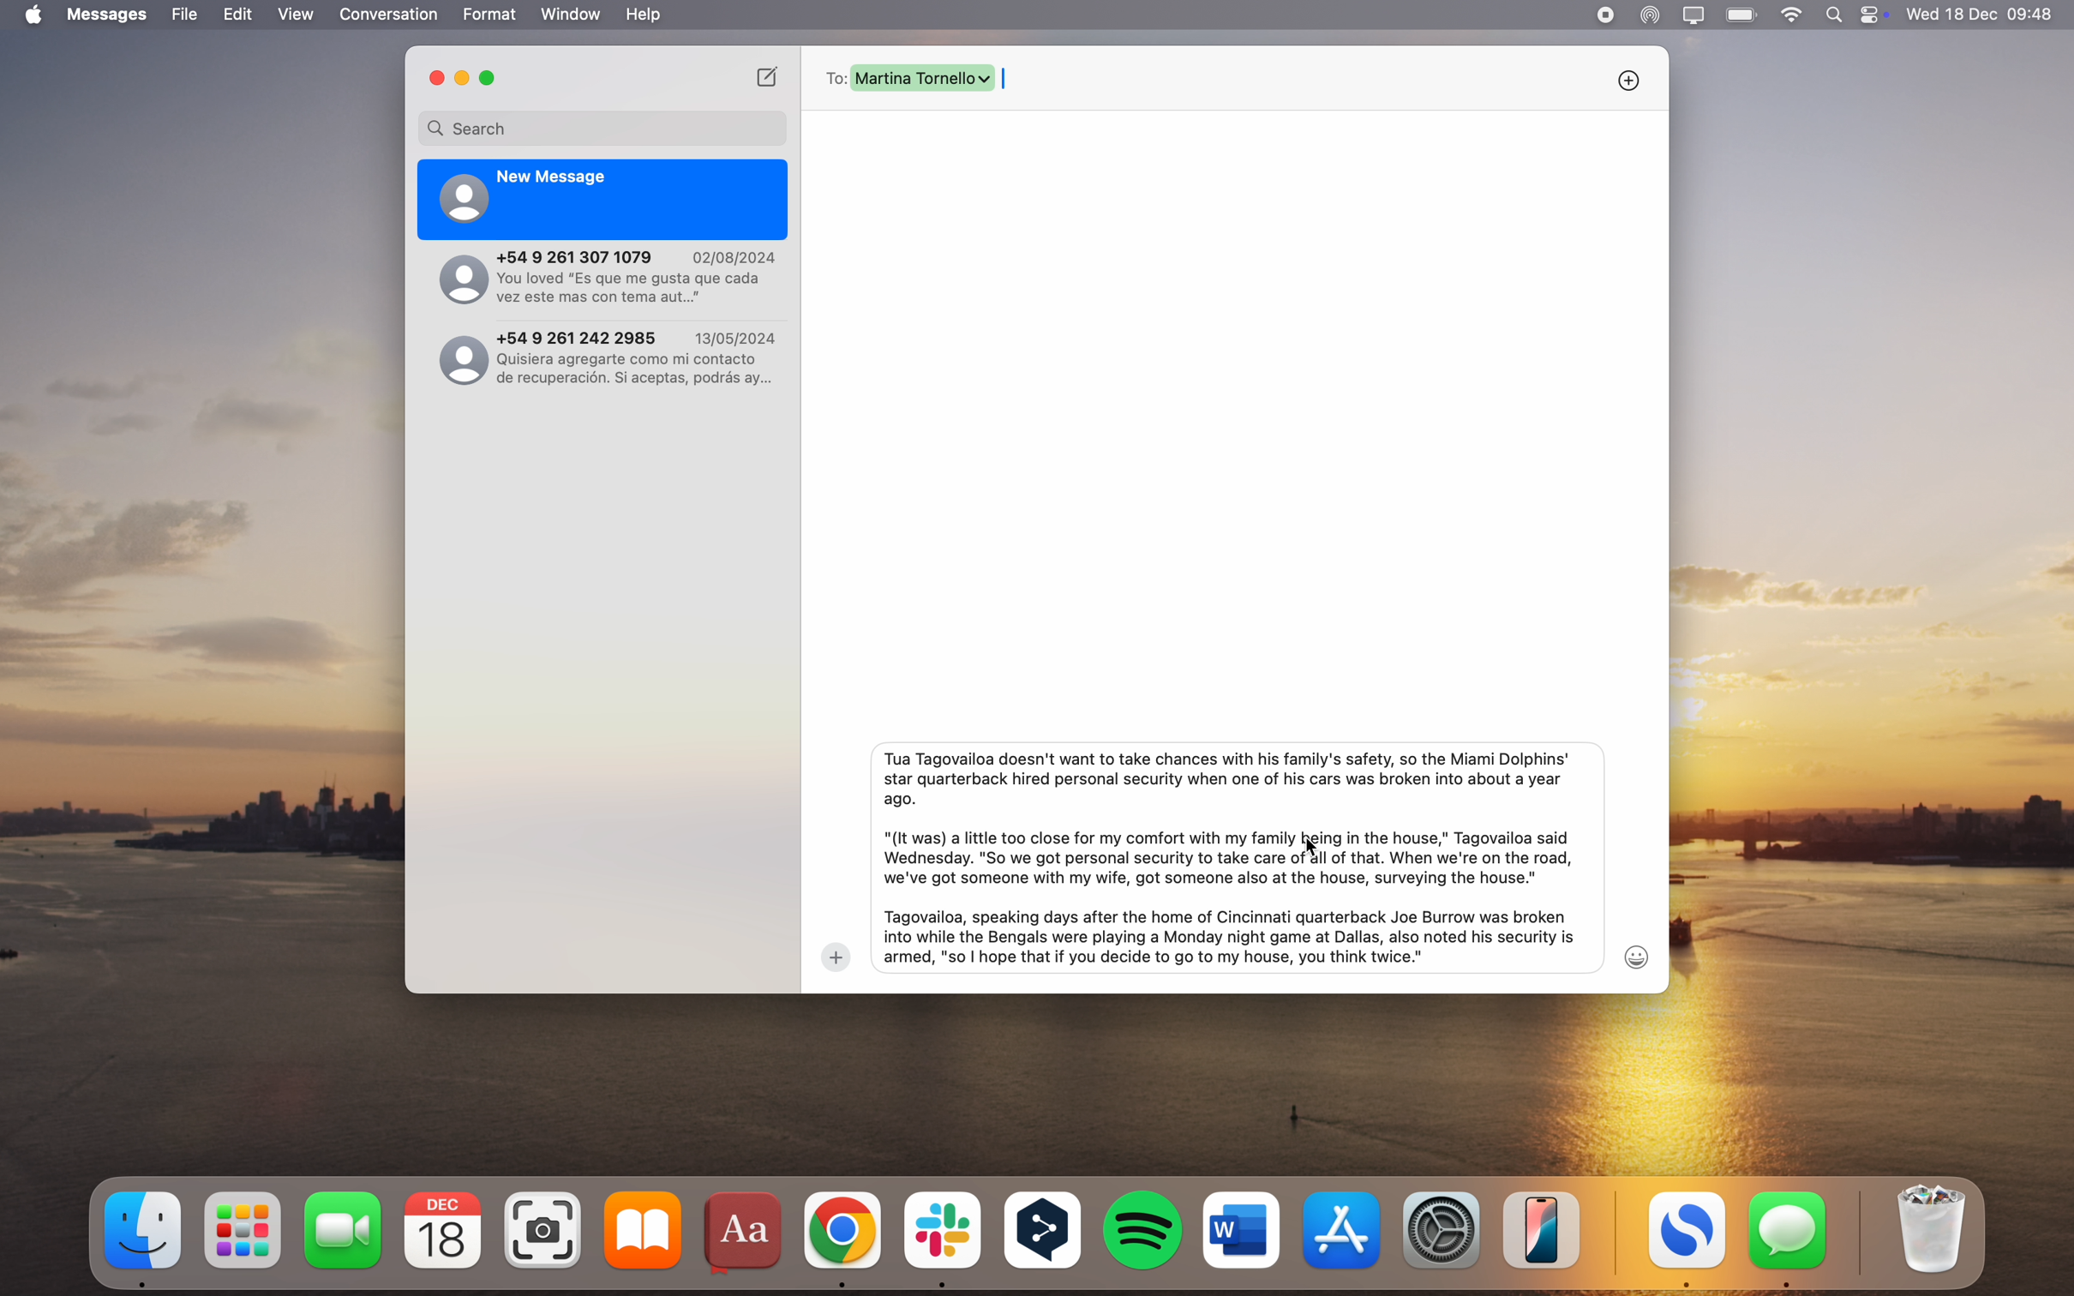 Image resolution: width=2074 pixels, height=1296 pixels. What do you see at coordinates (1694, 15) in the screenshot?
I see `screen` at bounding box center [1694, 15].